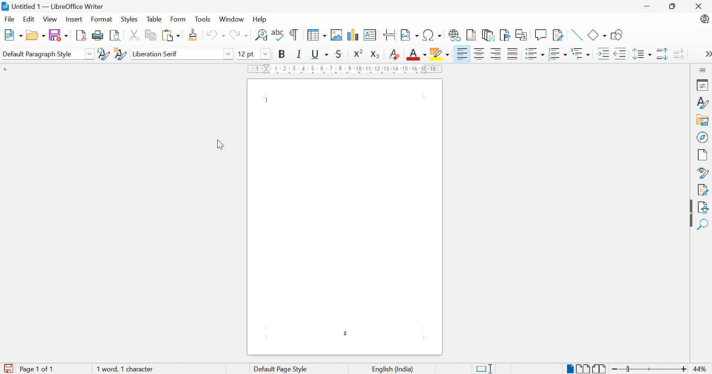  I want to click on Insert footnote, so click(472, 35).